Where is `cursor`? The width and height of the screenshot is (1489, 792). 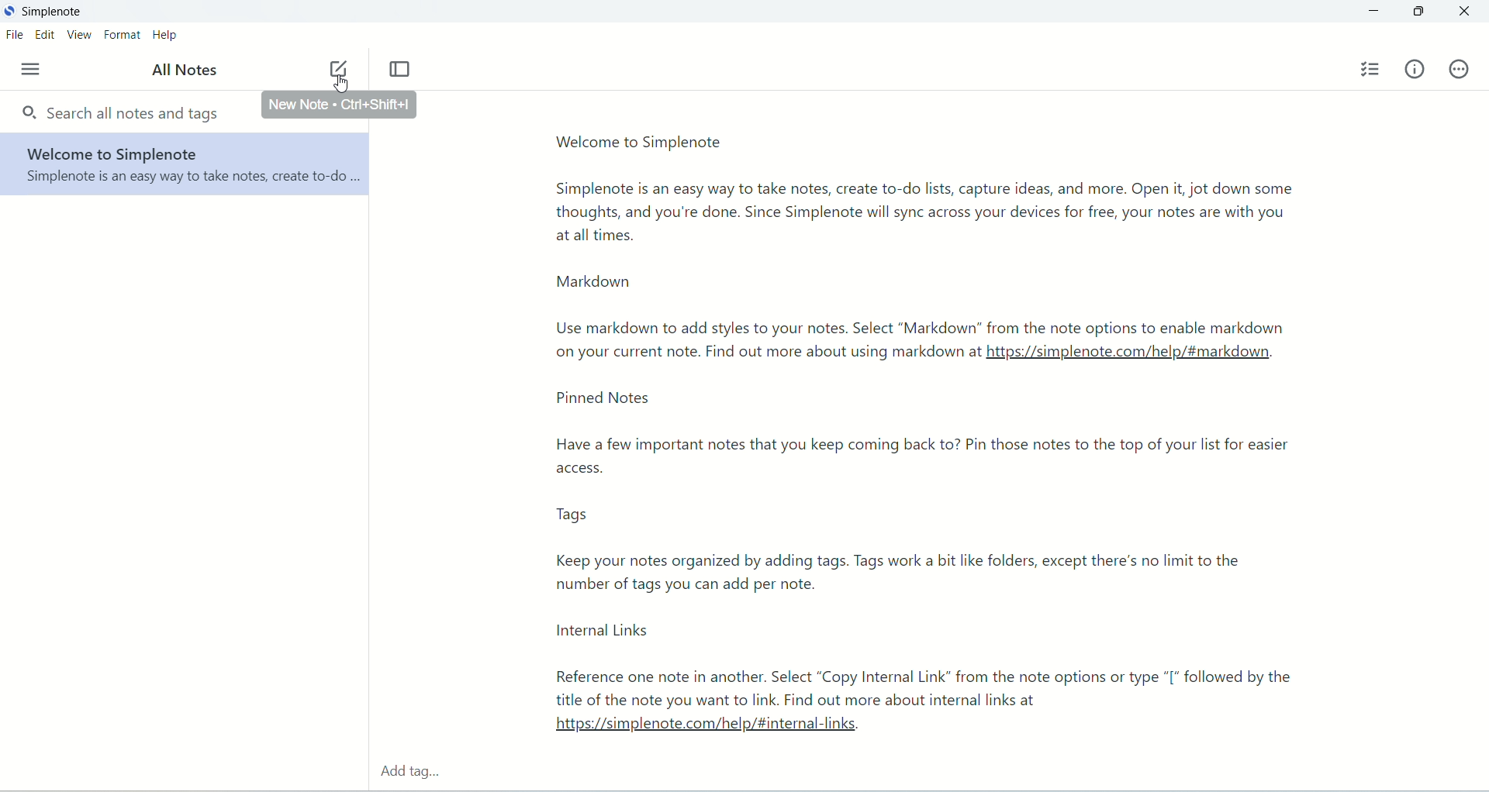 cursor is located at coordinates (344, 87).